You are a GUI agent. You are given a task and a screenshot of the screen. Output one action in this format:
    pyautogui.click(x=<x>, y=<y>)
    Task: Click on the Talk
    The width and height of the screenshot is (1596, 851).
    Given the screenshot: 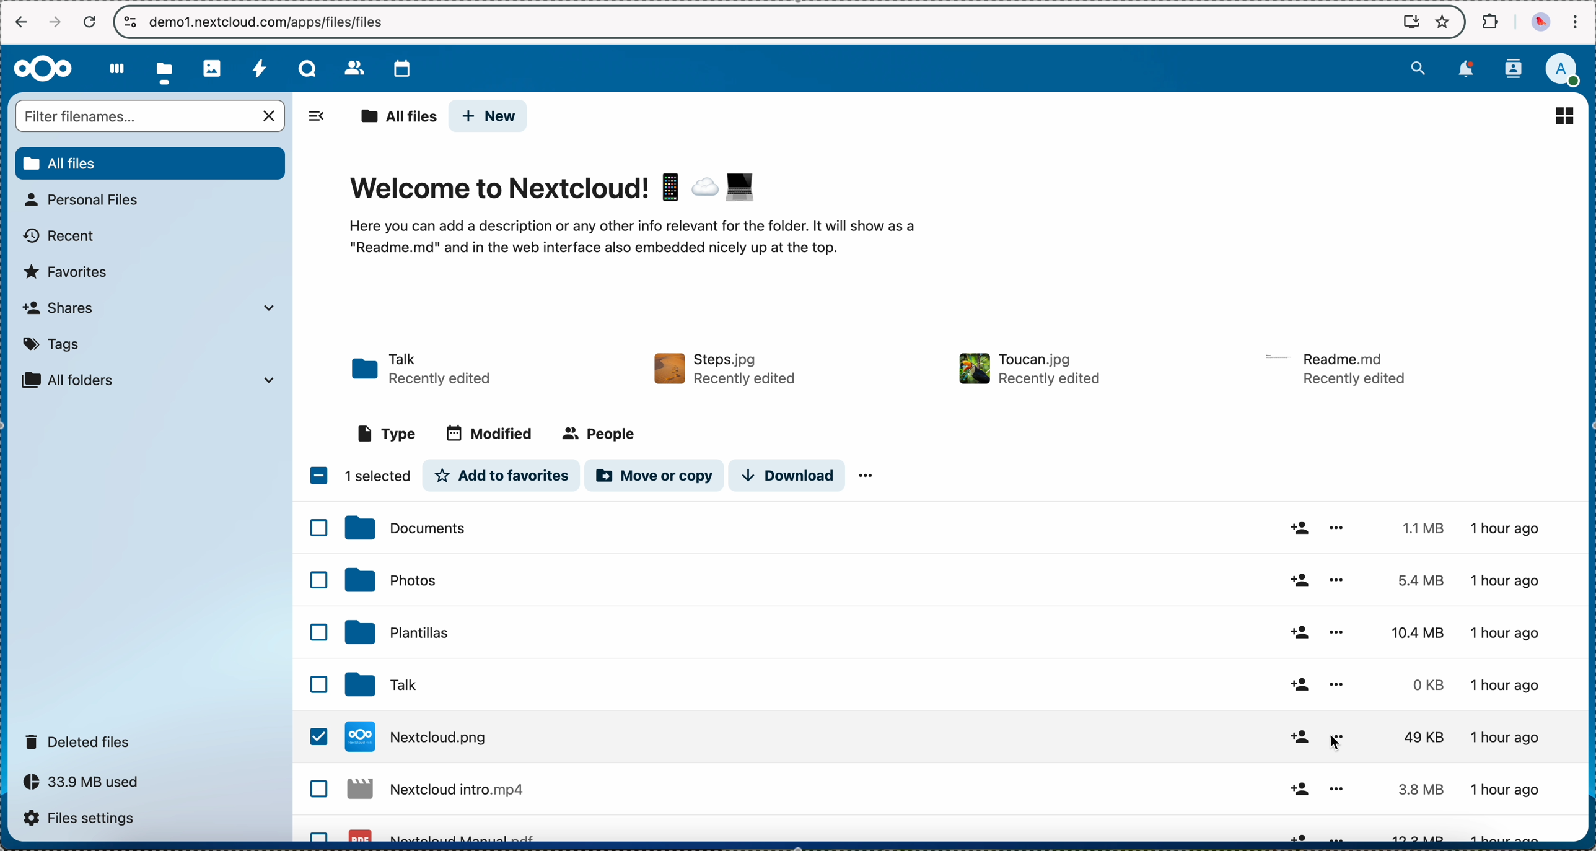 What is the action you would take?
    pyautogui.click(x=422, y=370)
    